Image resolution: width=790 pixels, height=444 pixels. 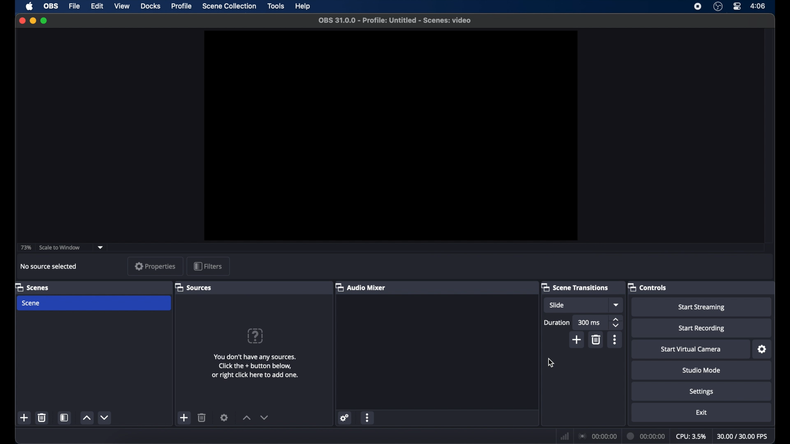 What do you see at coordinates (33, 21) in the screenshot?
I see `minimize` at bounding box center [33, 21].